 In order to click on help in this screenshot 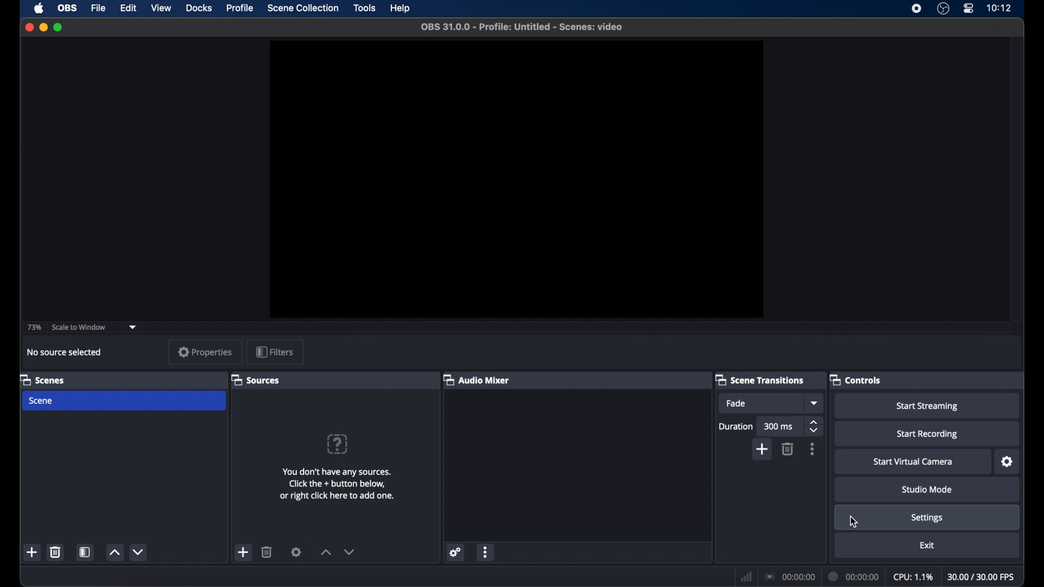, I will do `click(401, 9)`.